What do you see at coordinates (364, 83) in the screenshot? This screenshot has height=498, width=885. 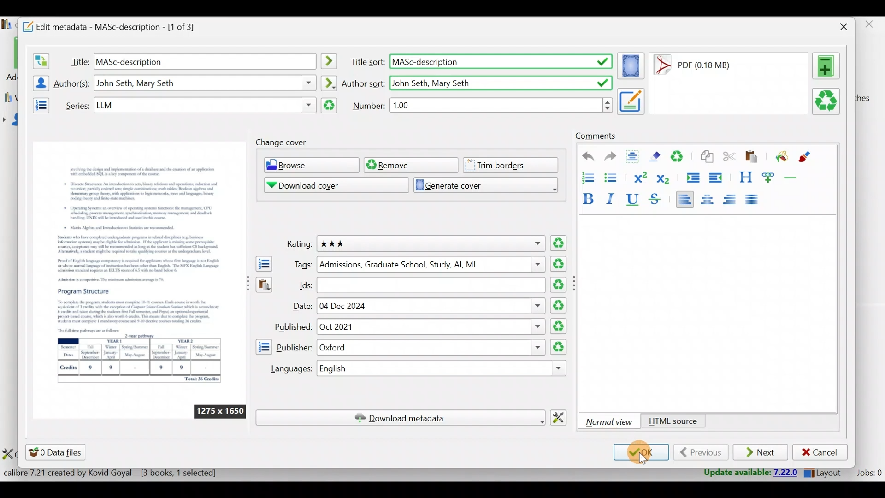 I see `Author sort` at bounding box center [364, 83].